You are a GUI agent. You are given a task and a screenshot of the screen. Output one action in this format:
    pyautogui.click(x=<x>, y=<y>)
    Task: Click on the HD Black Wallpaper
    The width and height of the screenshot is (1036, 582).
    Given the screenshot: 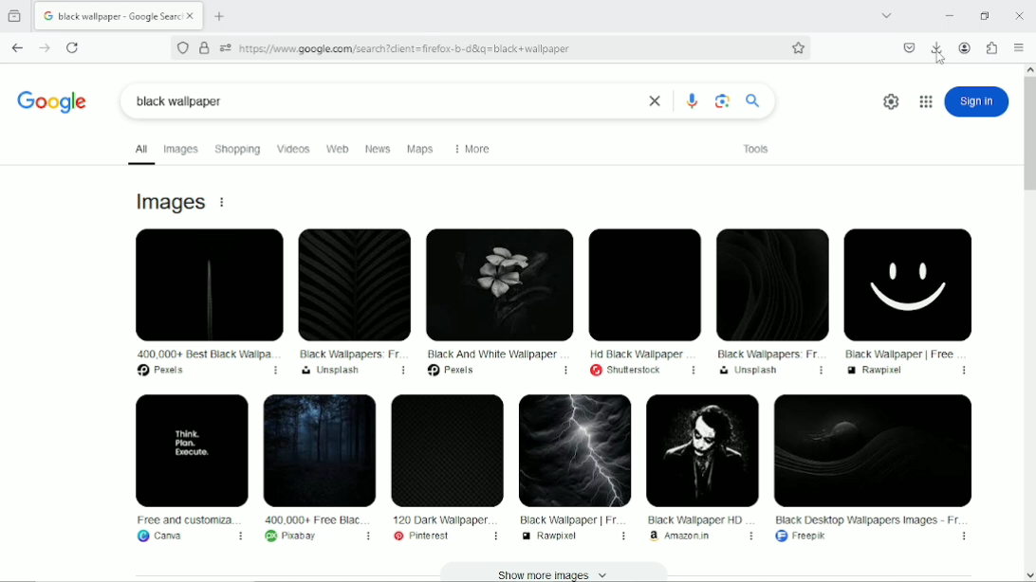 What is the action you would take?
    pyautogui.click(x=643, y=301)
    